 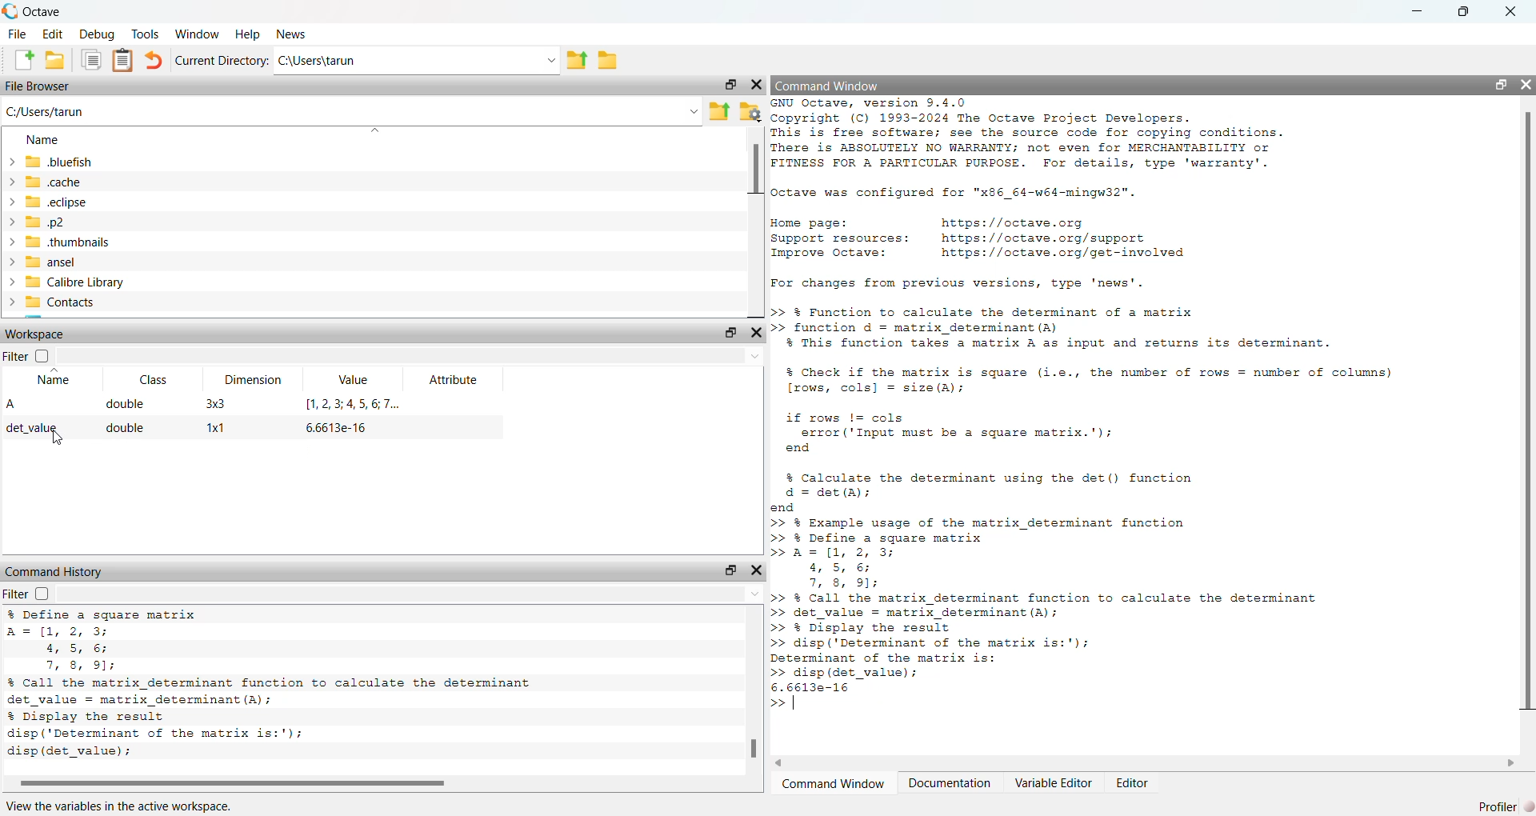 What do you see at coordinates (333, 429) in the screenshot?
I see `6.6613e-16` at bounding box center [333, 429].